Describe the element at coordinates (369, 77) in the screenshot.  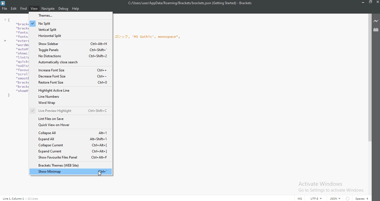
I see `scroll bar` at that location.